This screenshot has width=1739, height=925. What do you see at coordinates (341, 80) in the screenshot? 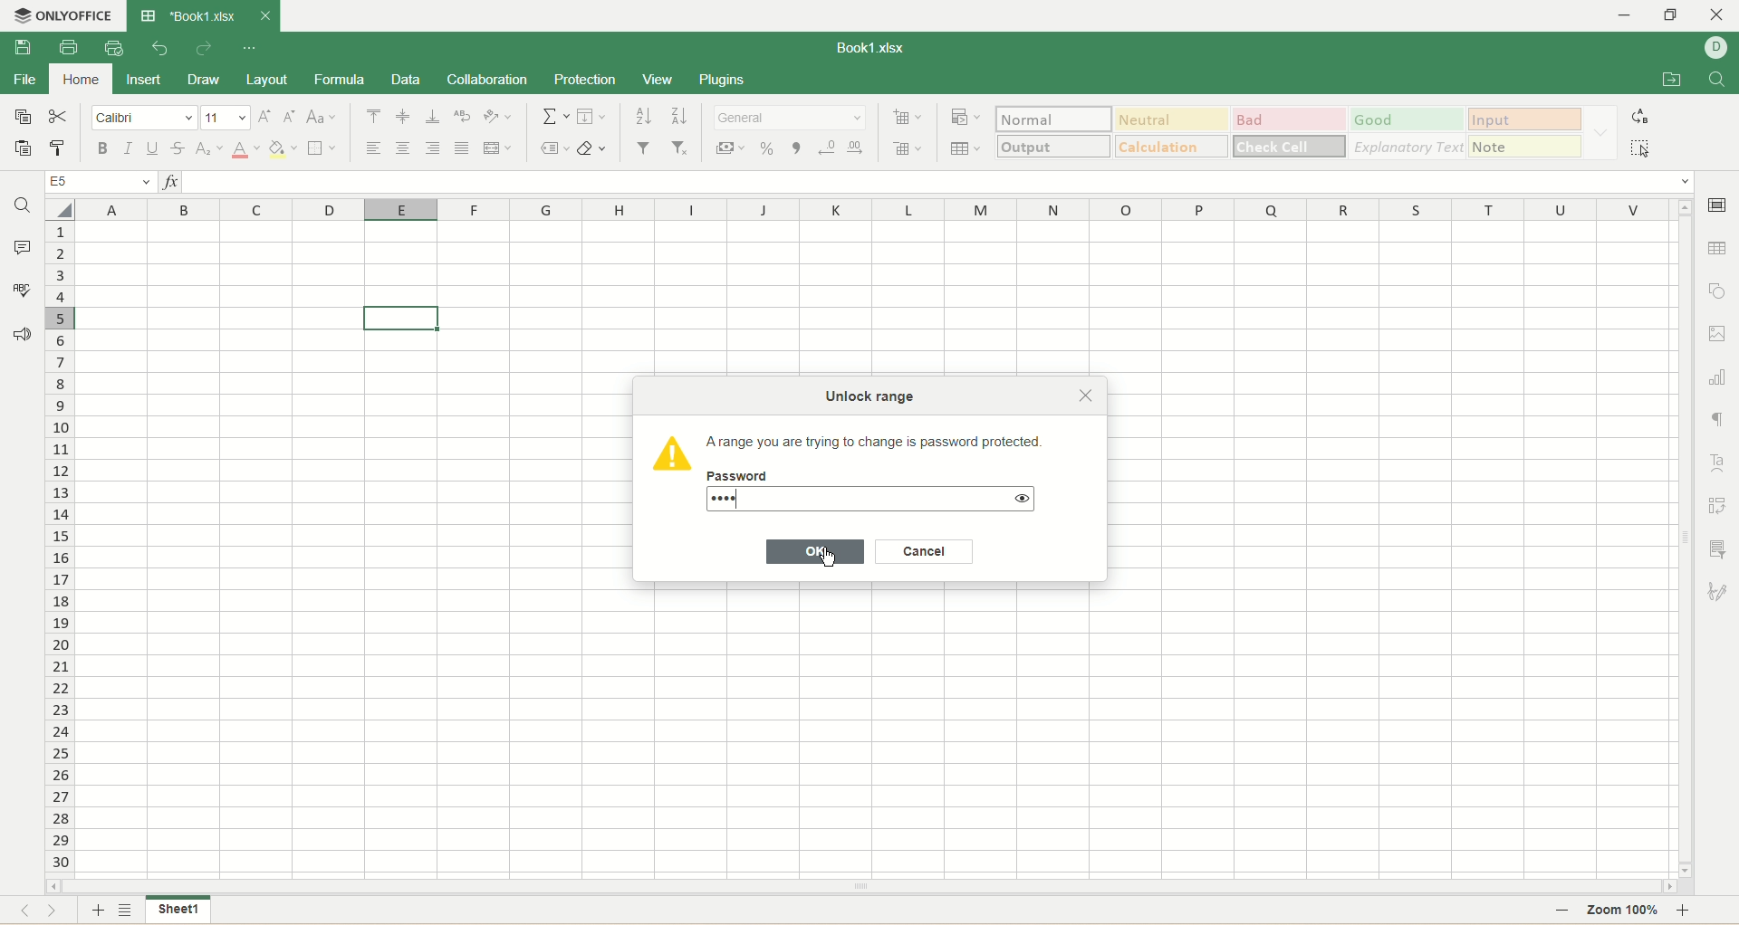
I see `formula` at bounding box center [341, 80].